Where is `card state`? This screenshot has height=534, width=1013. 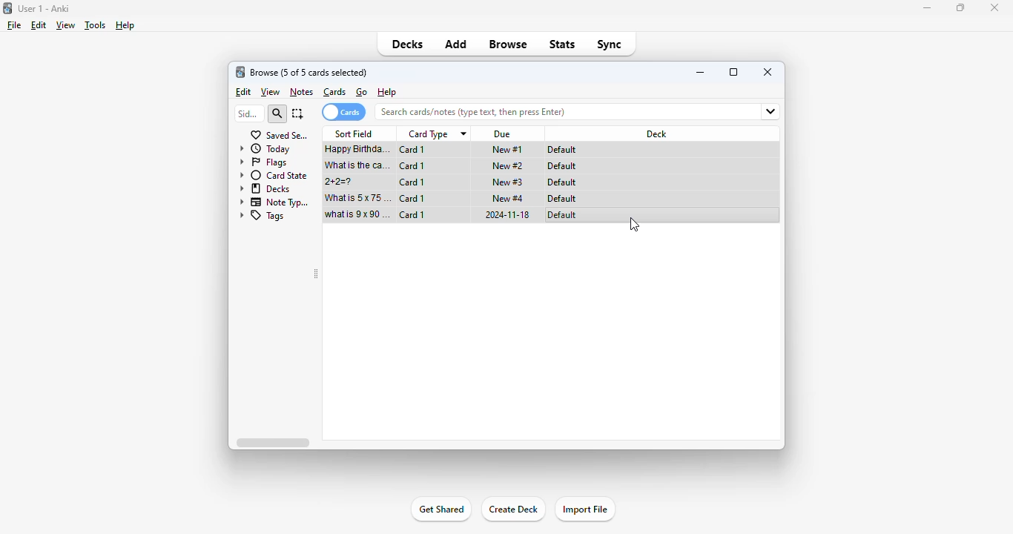 card state is located at coordinates (274, 176).